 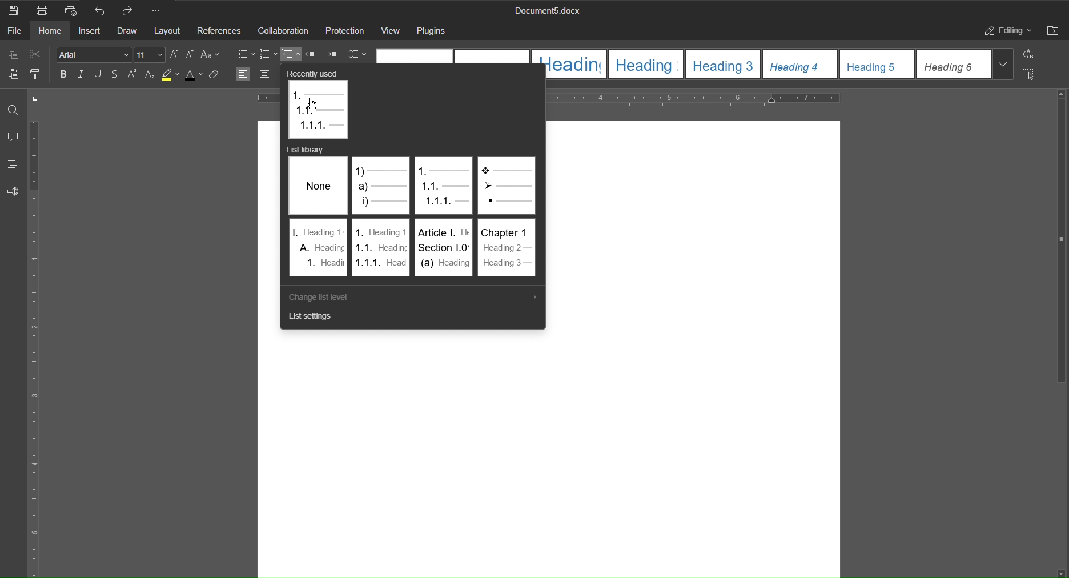 What do you see at coordinates (13, 10) in the screenshot?
I see `Save` at bounding box center [13, 10].